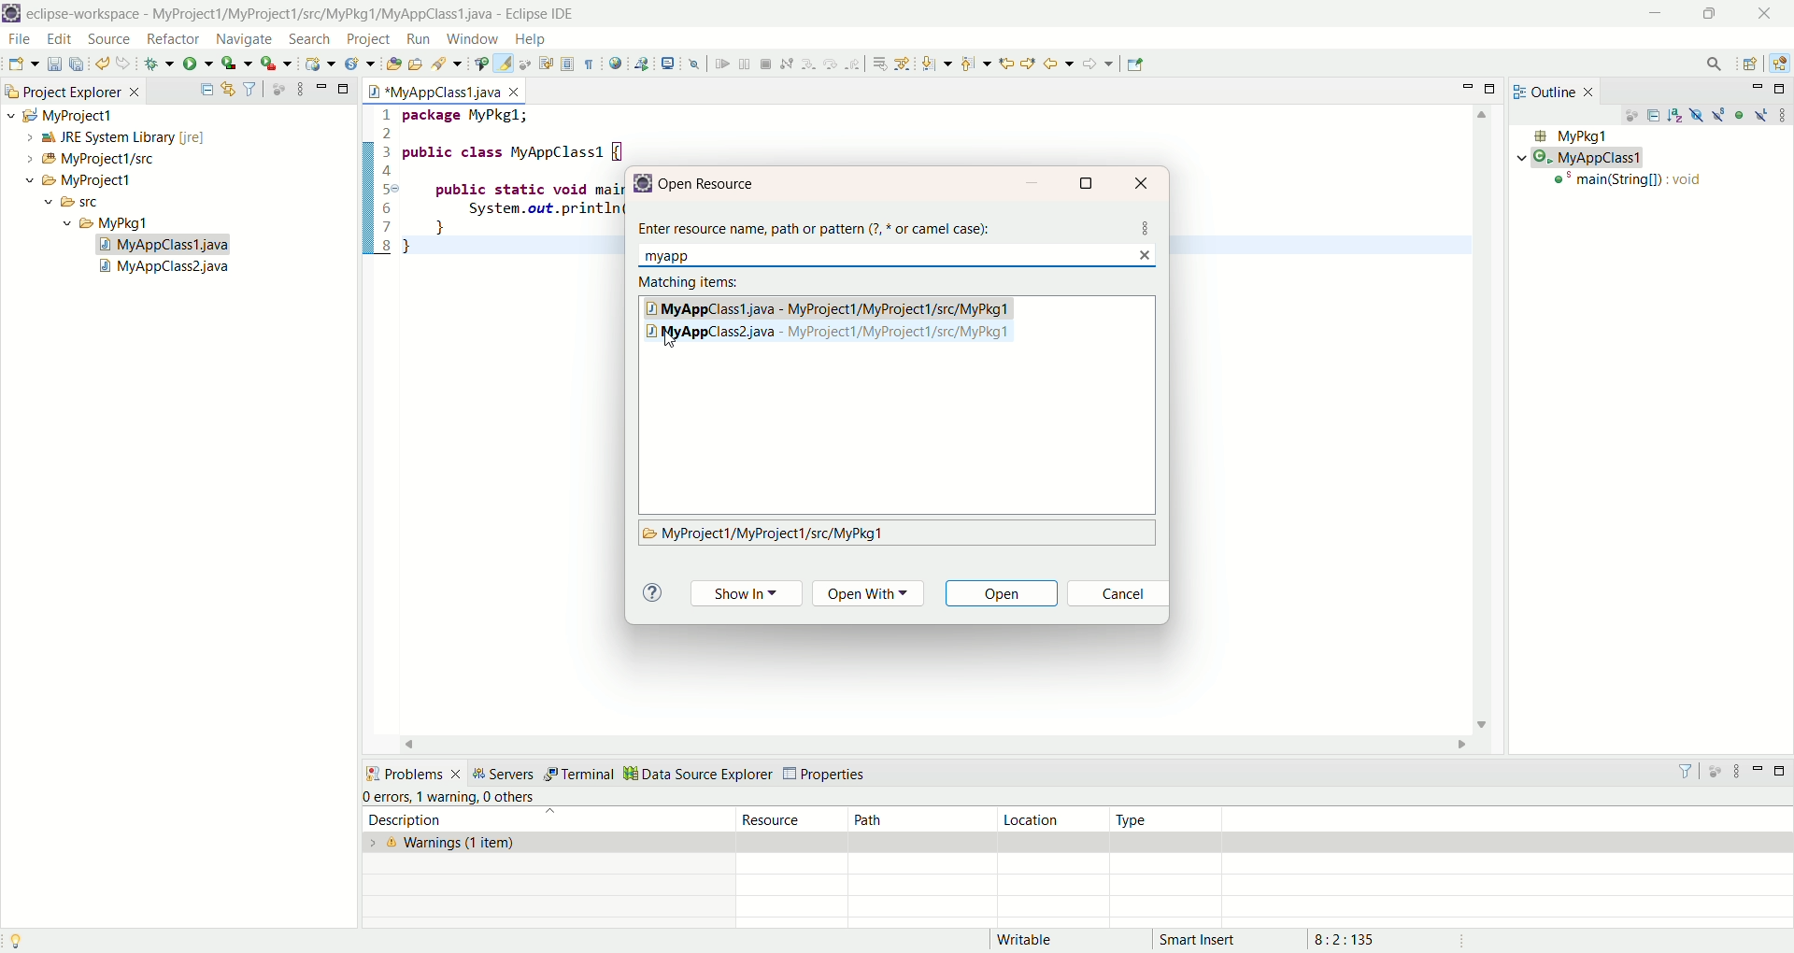 This screenshot has height=953, width=1794. Describe the element at coordinates (471, 39) in the screenshot. I see `window` at that location.